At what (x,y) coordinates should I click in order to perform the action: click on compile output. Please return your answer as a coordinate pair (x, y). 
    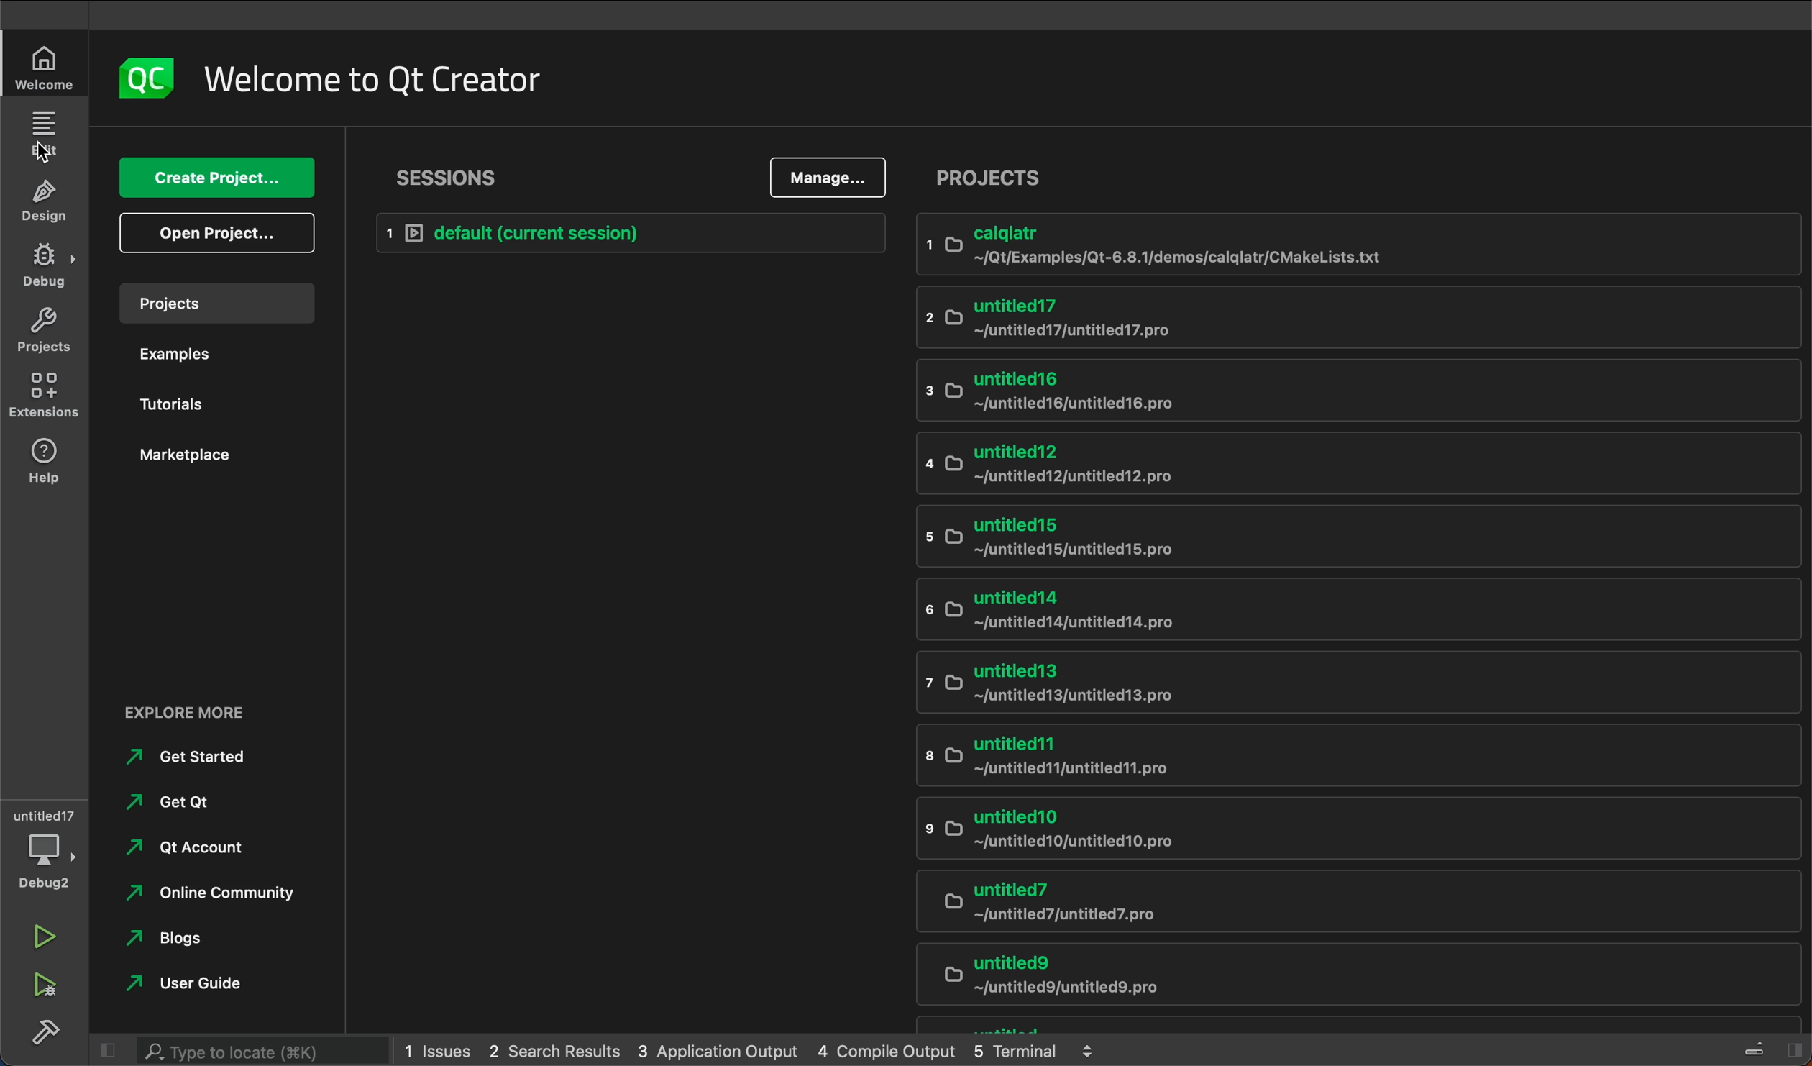
    Looking at the image, I should click on (889, 1049).